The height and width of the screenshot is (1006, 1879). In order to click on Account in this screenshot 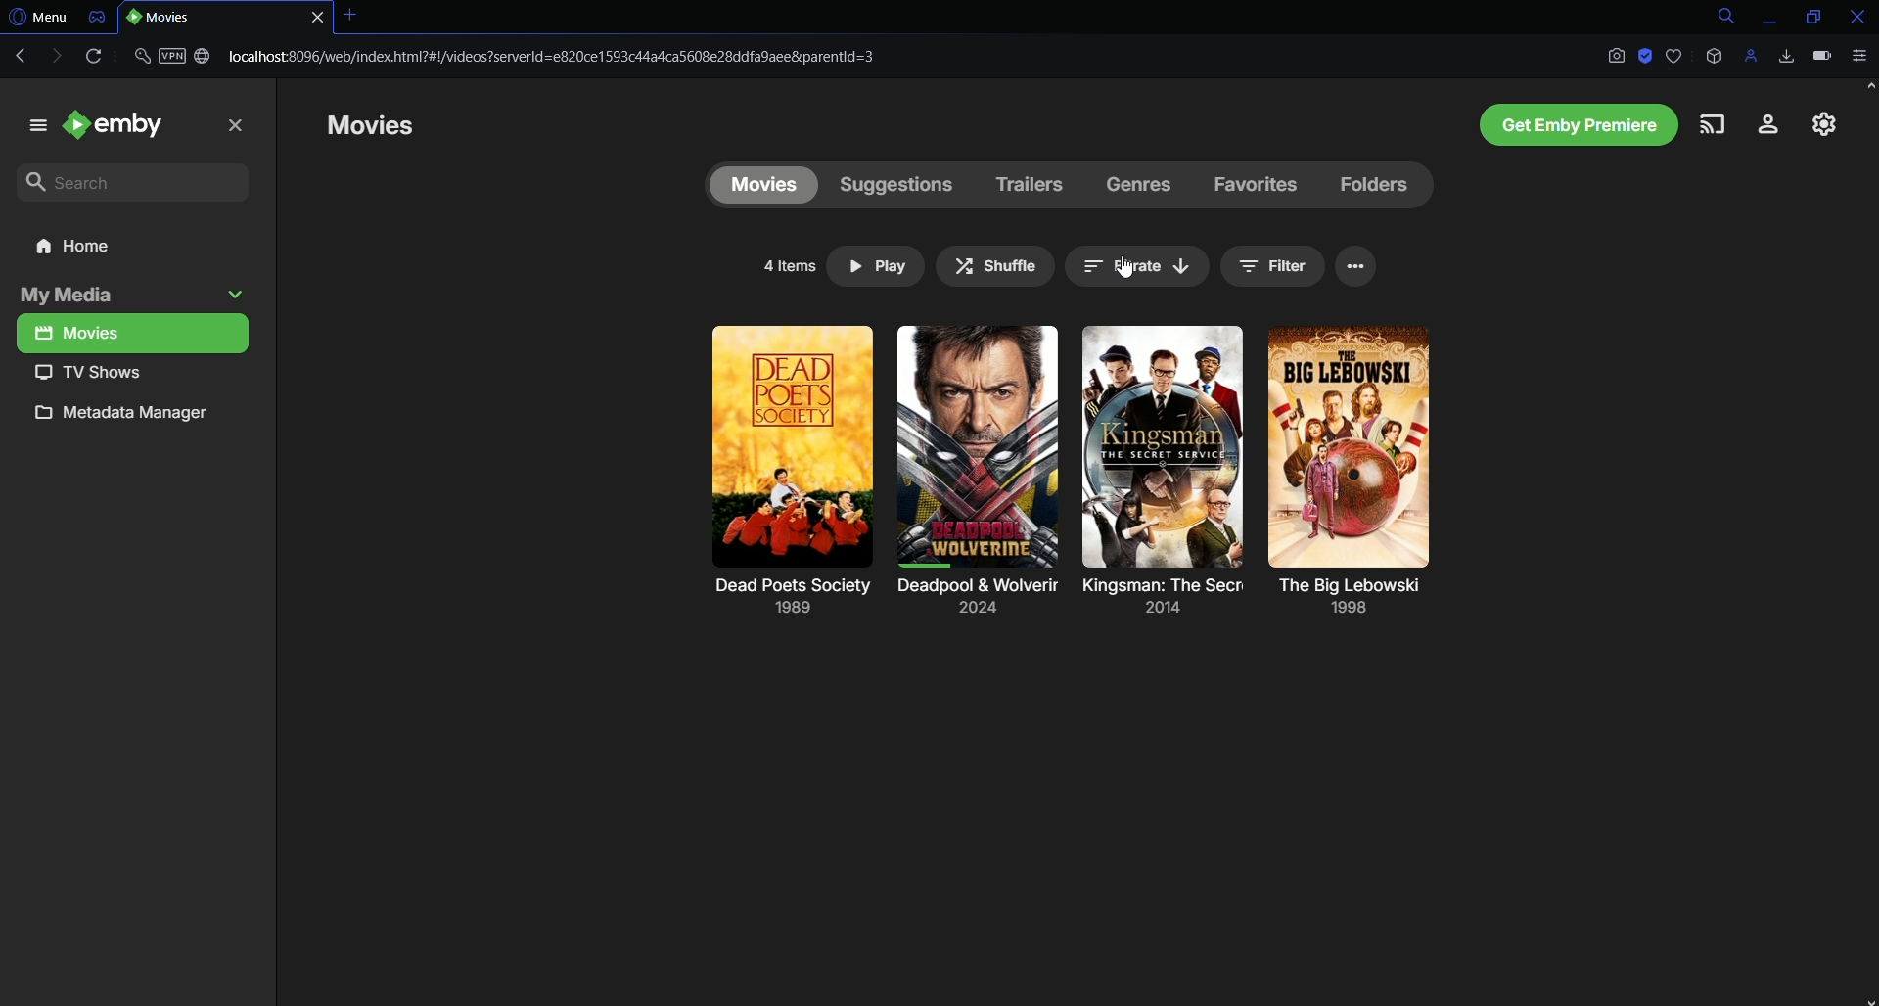, I will do `click(1760, 126)`.